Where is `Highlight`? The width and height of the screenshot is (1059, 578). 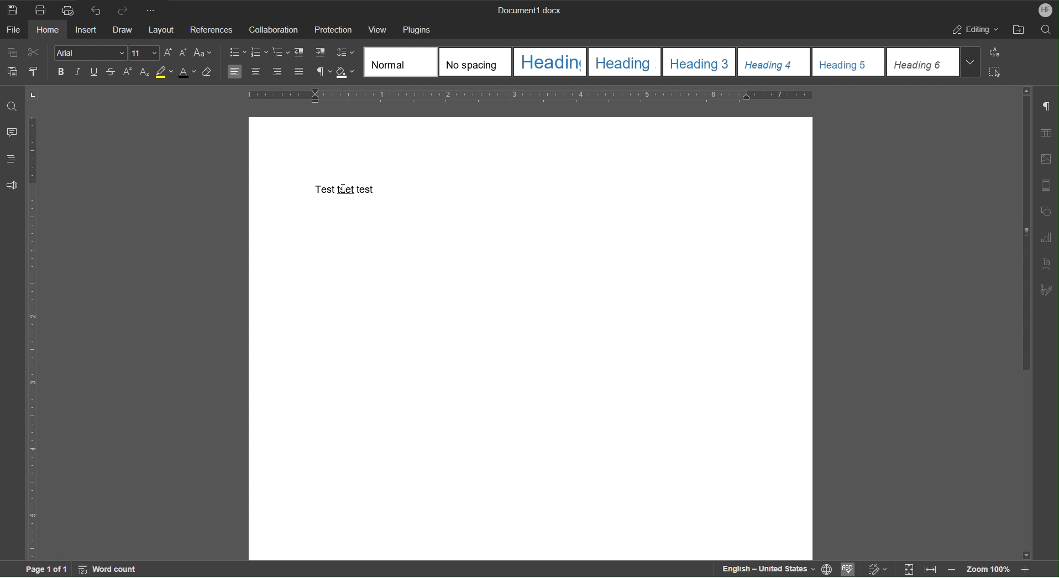
Highlight is located at coordinates (164, 72).